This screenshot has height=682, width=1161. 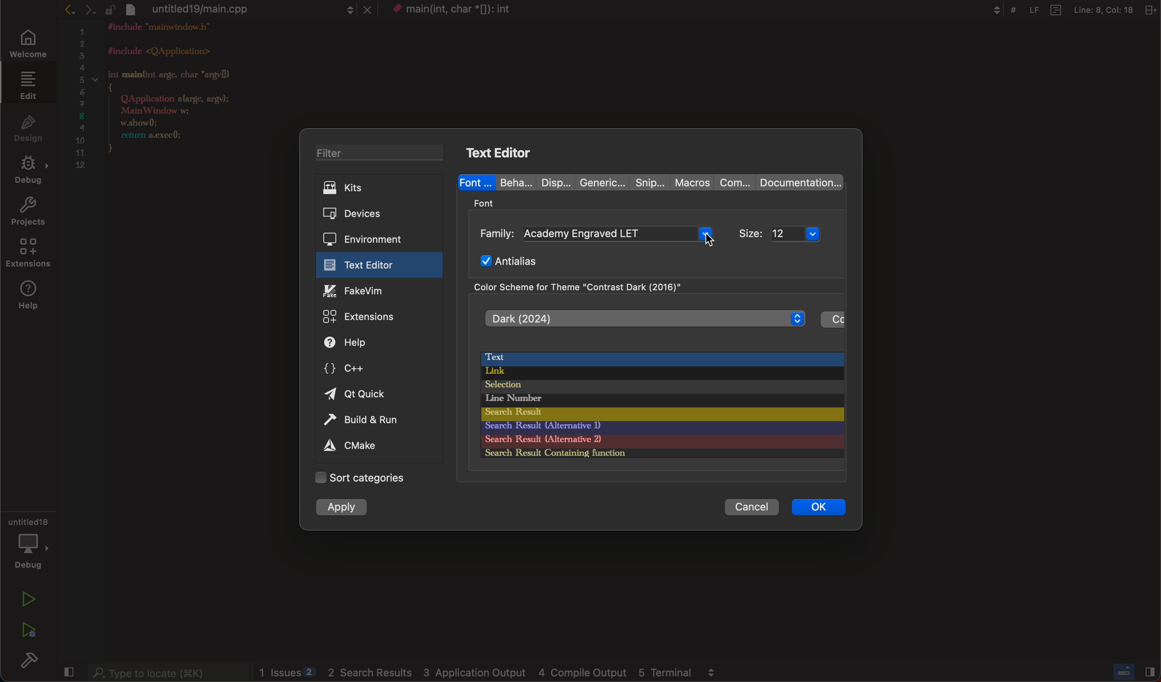 What do you see at coordinates (30, 659) in the screenshot?
I see `build` at bounding box center [30, 659].